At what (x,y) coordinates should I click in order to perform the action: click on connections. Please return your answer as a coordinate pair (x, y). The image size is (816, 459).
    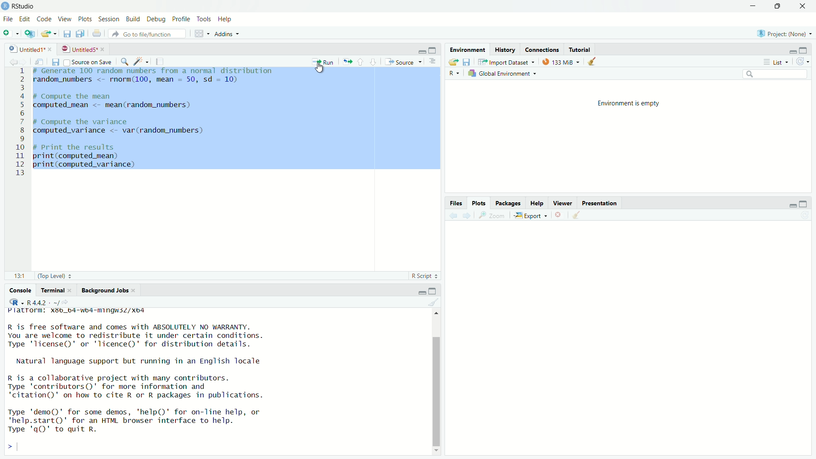
    Looking at the image, I should click on (542, 50).